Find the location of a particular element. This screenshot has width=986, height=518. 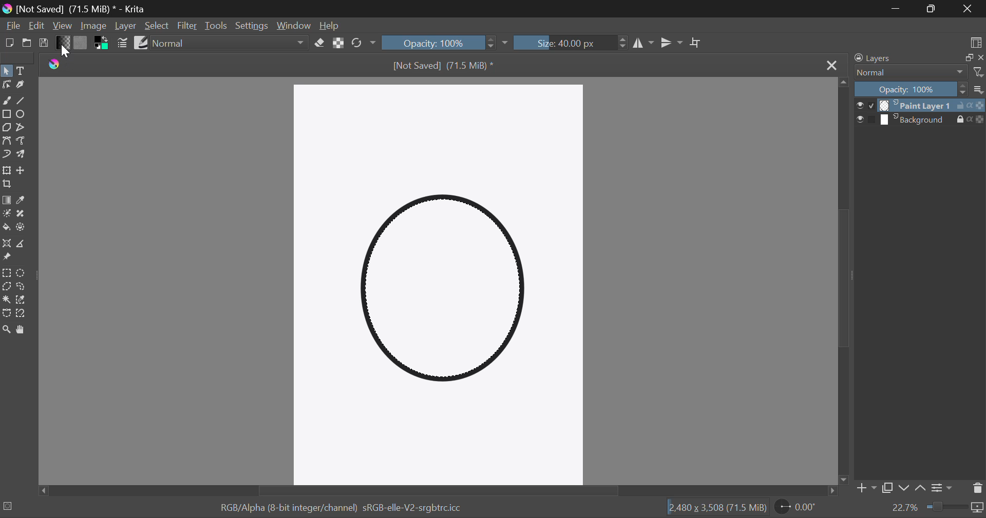

Move layer up is located at coordinates (919, 488).